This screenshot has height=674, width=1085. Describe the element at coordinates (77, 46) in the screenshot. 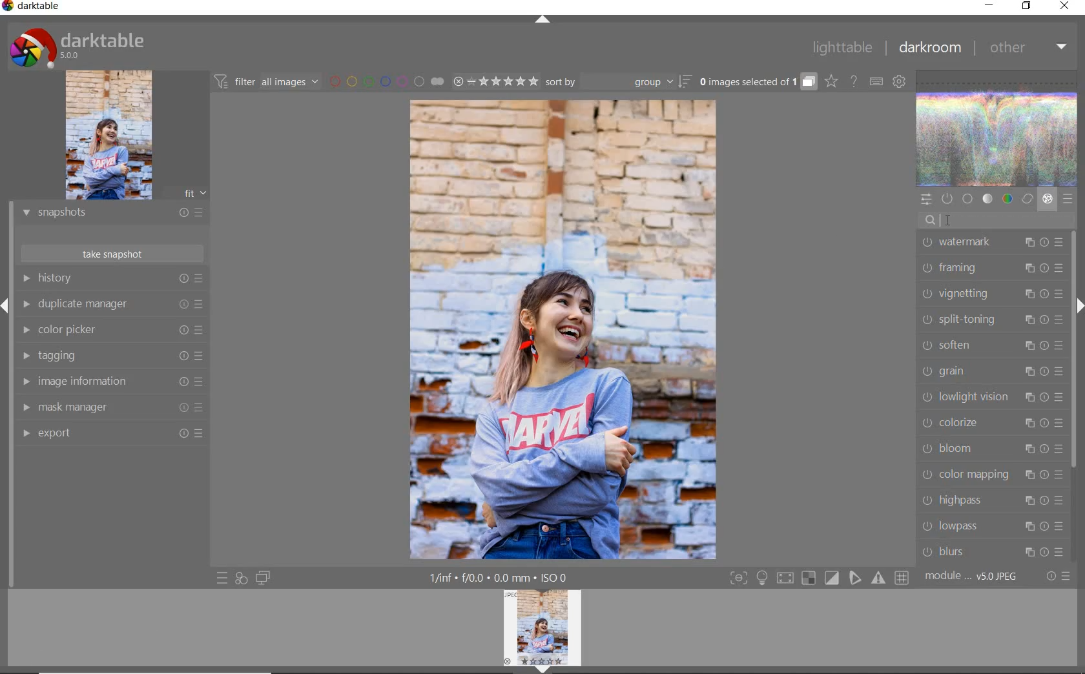

I see `system logo` at that location.